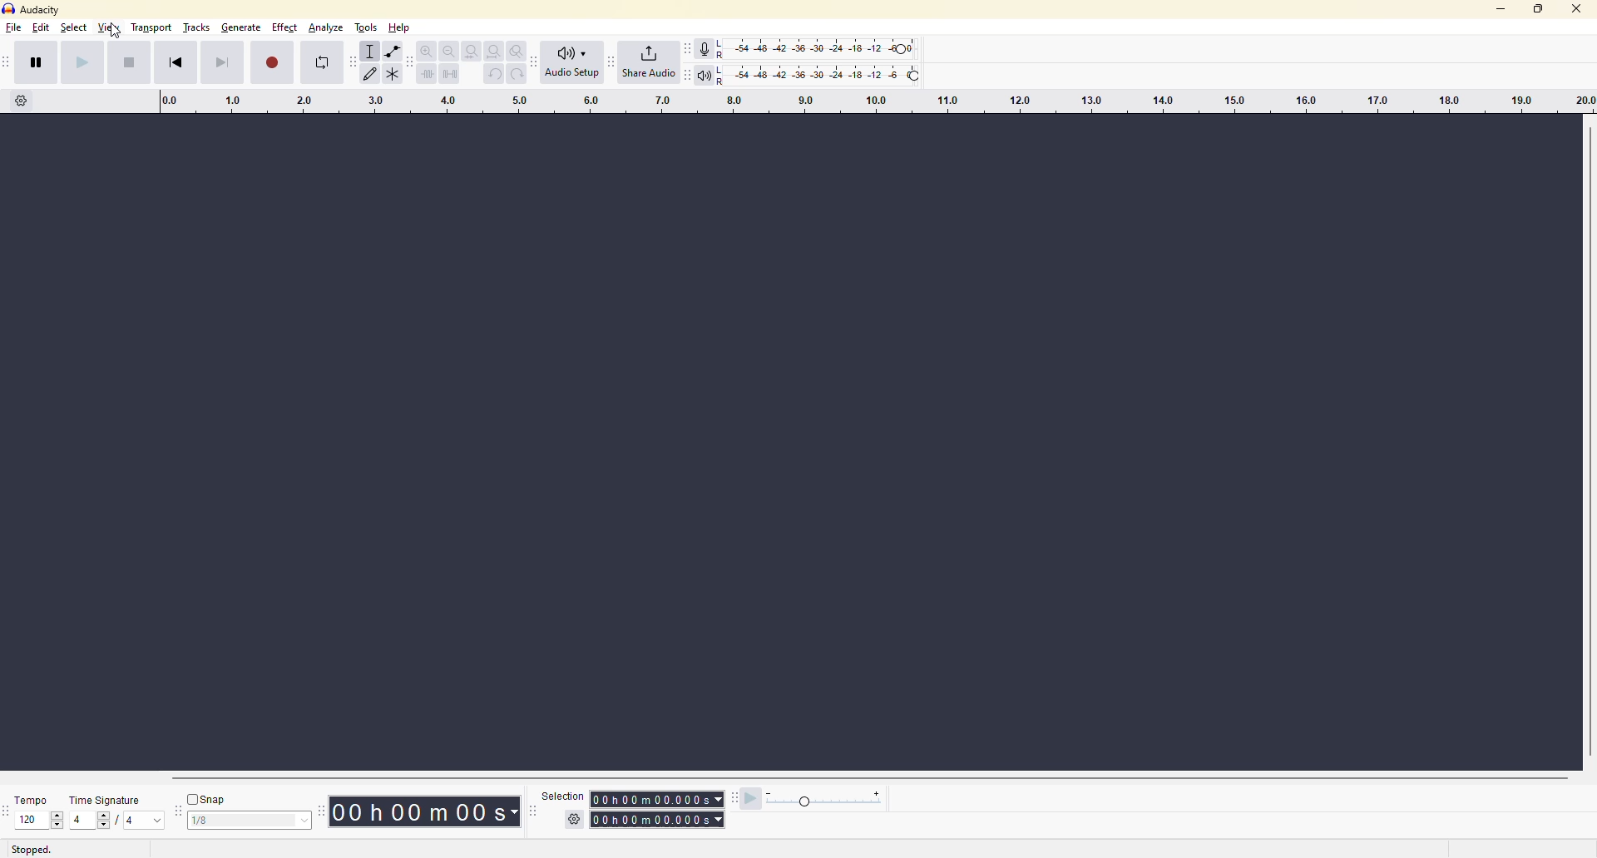 This screenshot has width=1597, height=858. I want to click on close, so click(1574, 12).